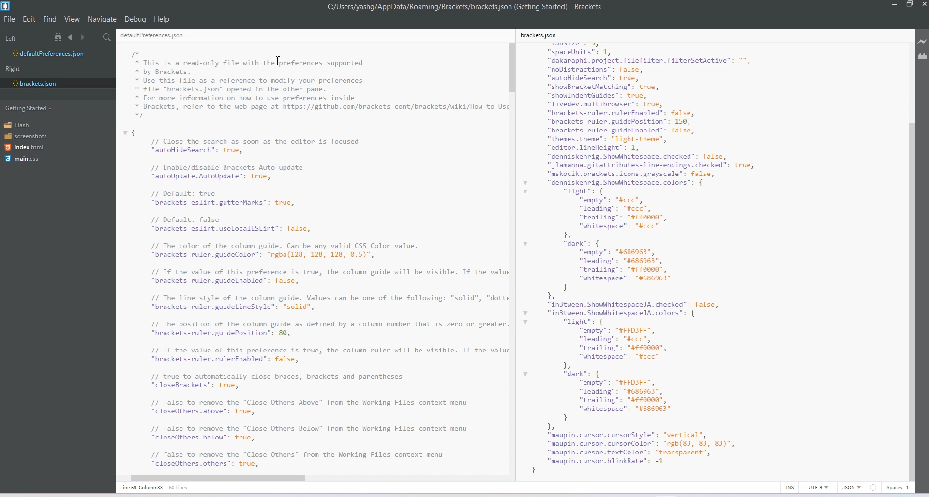 Image resolution: width=929 pixels, height=497 pixels. What do you see at coordinates (790, 487) in the screenshot?
I see `INS` at bounding box center [790, 487].